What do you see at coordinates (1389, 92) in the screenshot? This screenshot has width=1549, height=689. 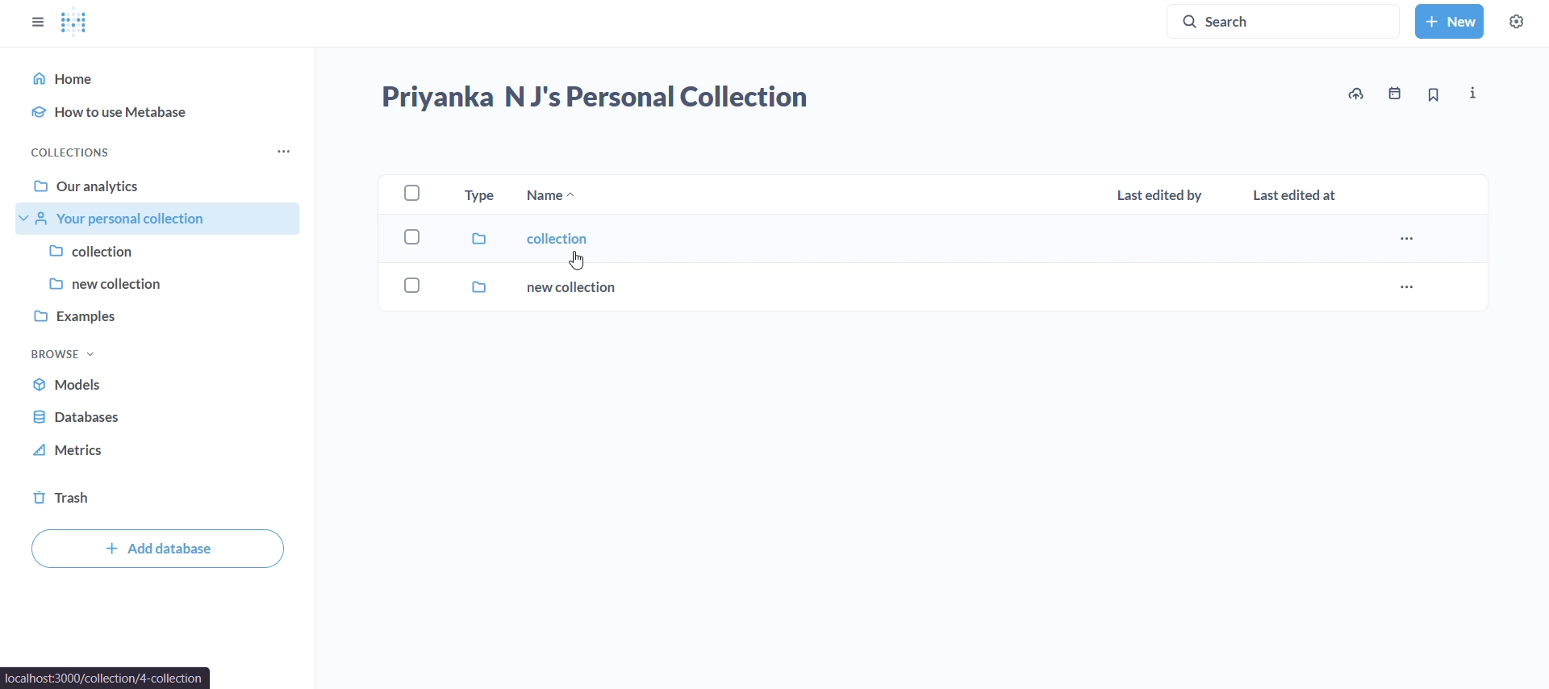 I see `events` at bounding box center [1389, 92].